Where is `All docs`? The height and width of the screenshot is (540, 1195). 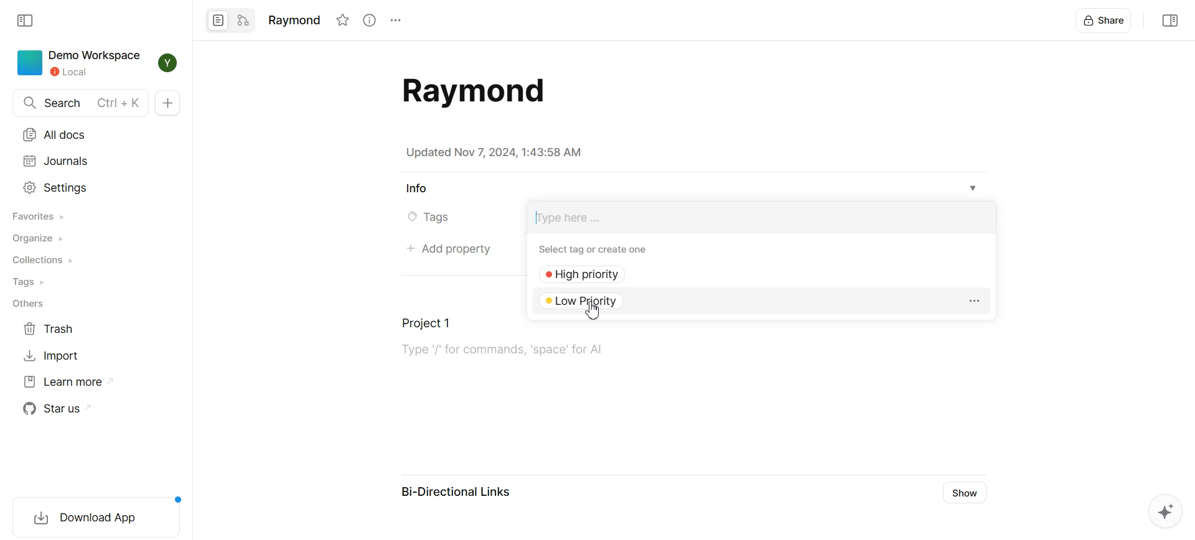 All docs is located at coordinates (57, 135).